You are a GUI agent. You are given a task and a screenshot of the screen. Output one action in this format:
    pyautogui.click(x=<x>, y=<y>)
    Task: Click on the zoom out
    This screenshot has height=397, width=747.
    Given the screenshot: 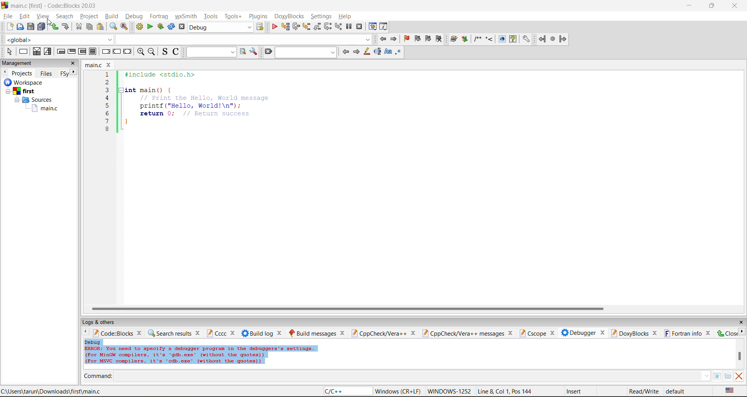 What is the action you would take?
    pyautogui.click(x=151, y=52)
    